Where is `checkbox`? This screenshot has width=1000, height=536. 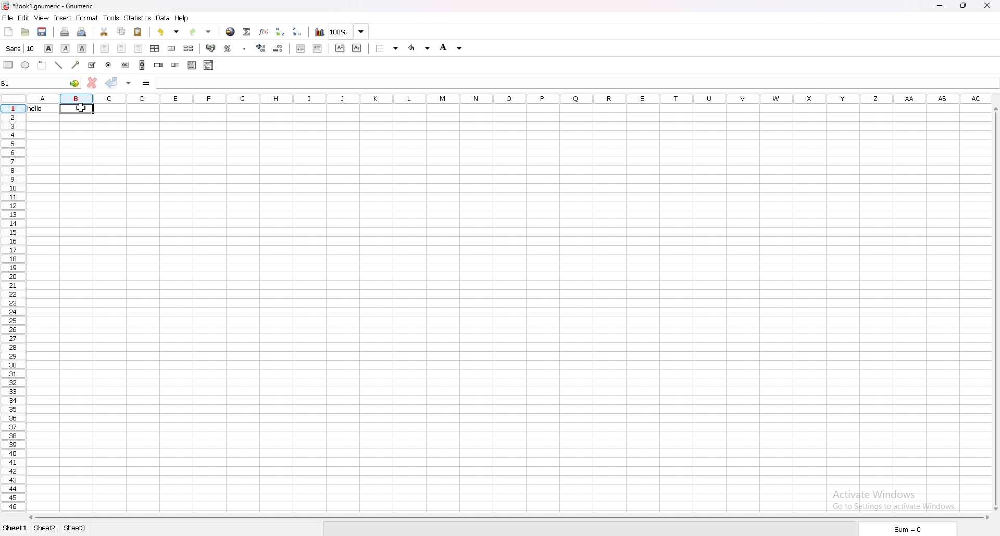
checkbox is located at coordinates (91, 65).